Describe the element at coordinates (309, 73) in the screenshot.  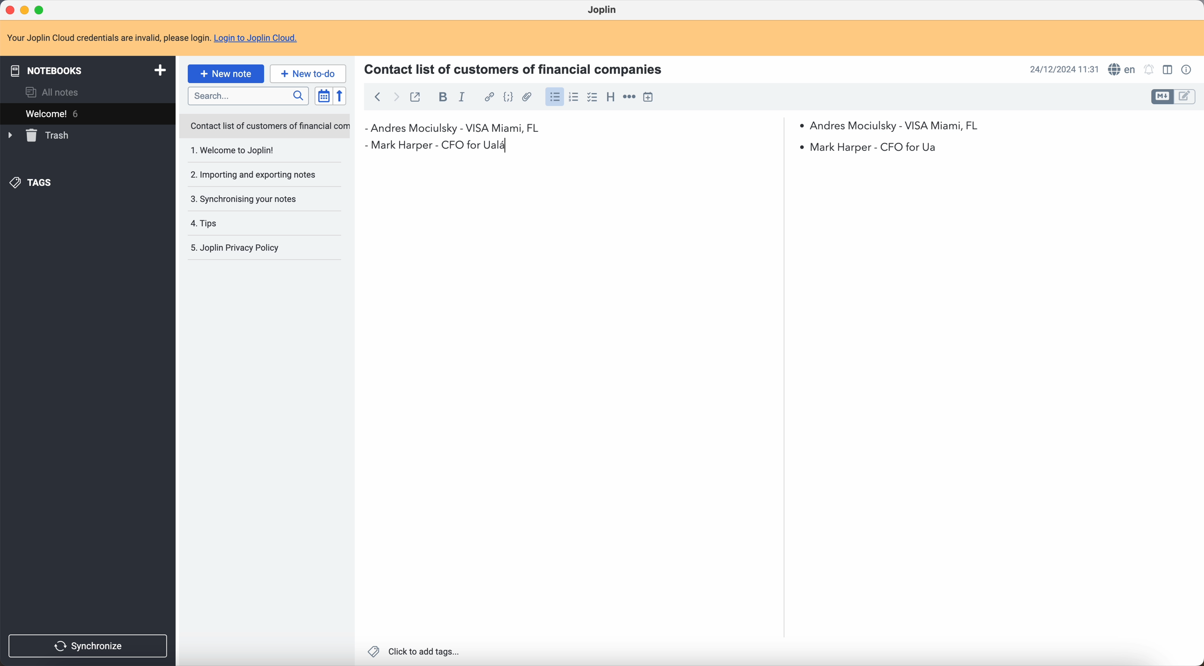
I see `new to-do` at that location.